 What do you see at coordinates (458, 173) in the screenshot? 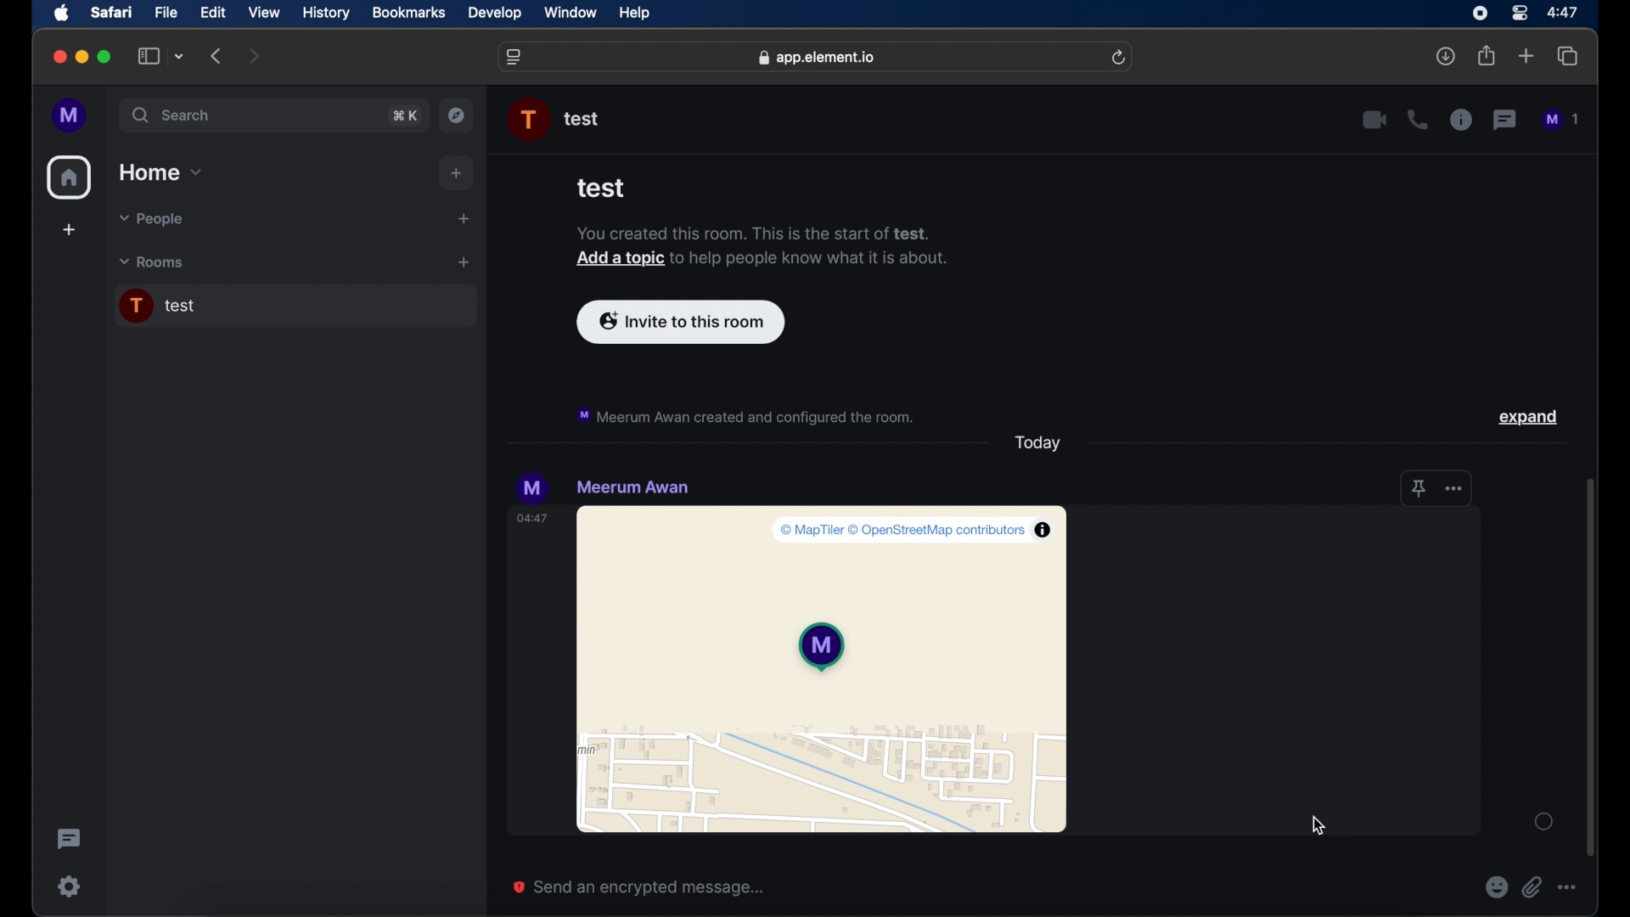
I see `add` at bounding box center [458, 173].